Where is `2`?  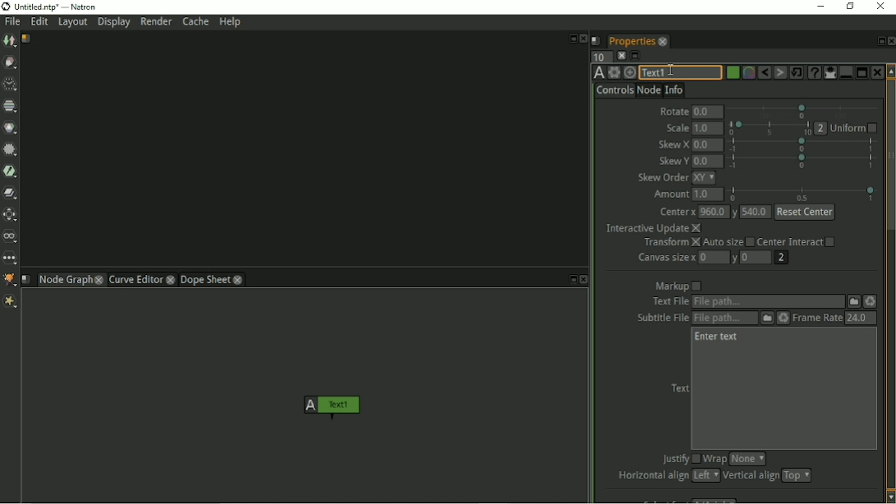
2 is located at coordinates (821, 128).